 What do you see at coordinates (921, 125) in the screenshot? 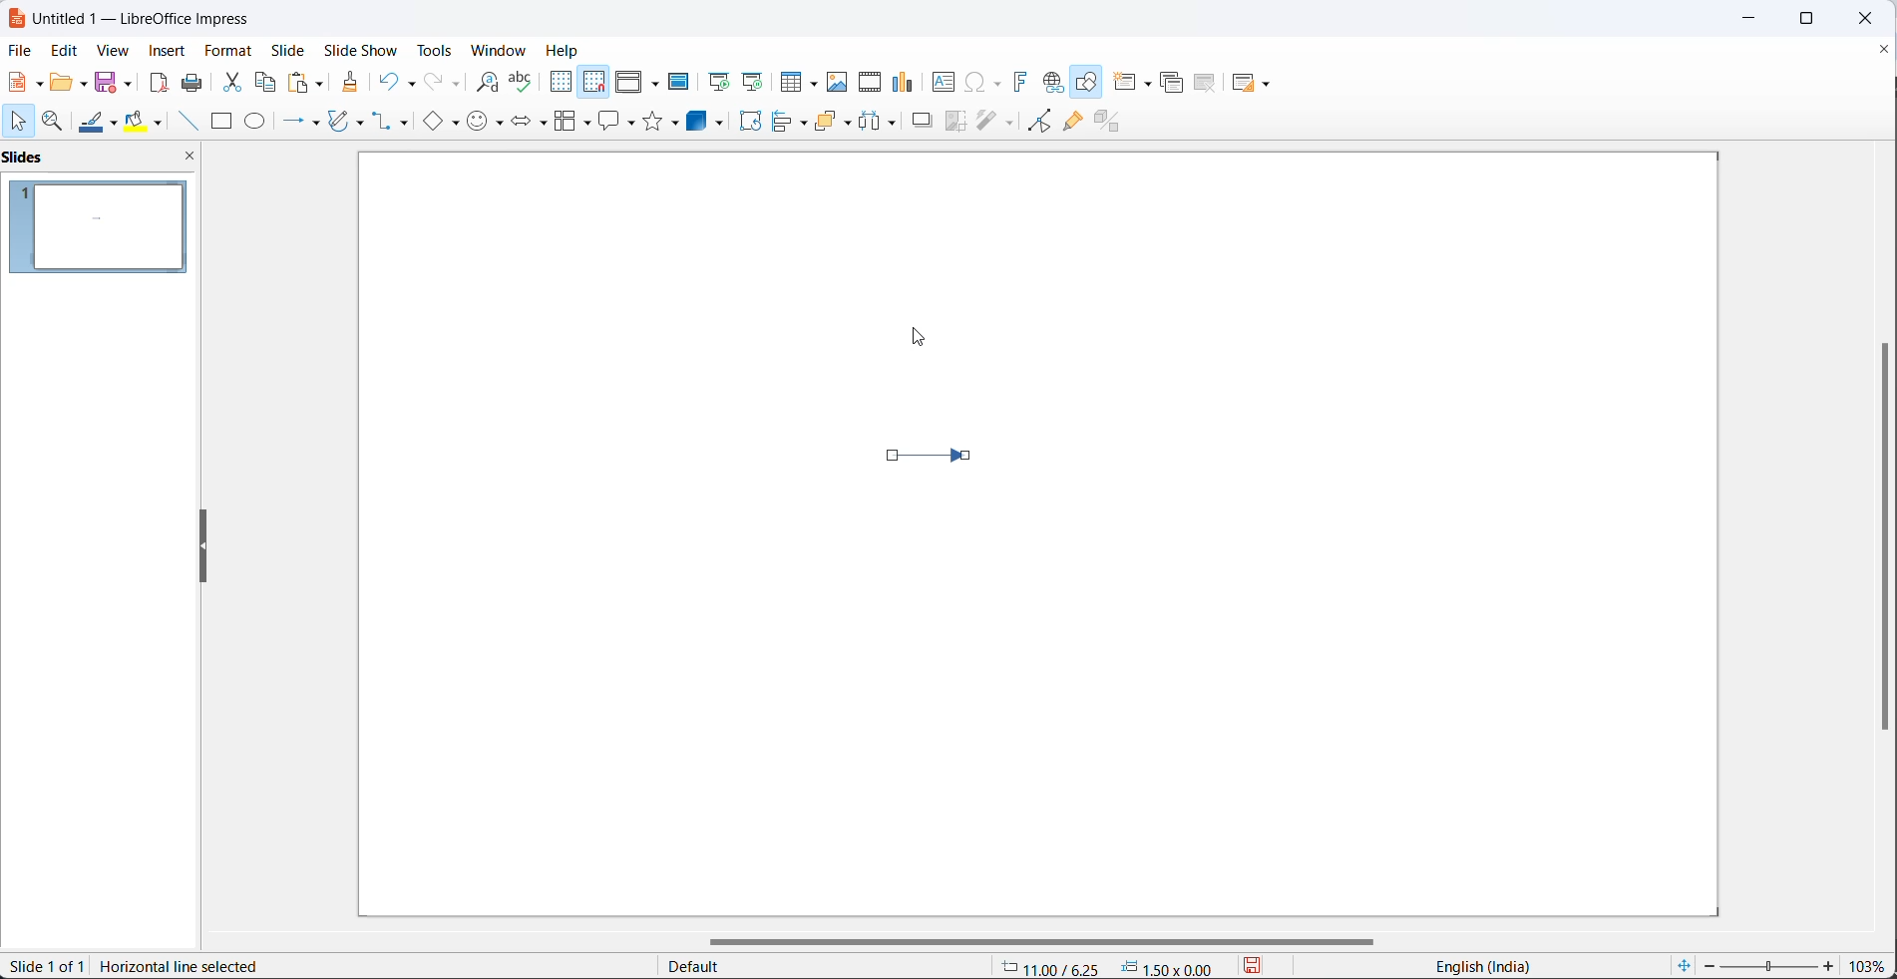
I see `shadow` at bounding box center [921, 125].